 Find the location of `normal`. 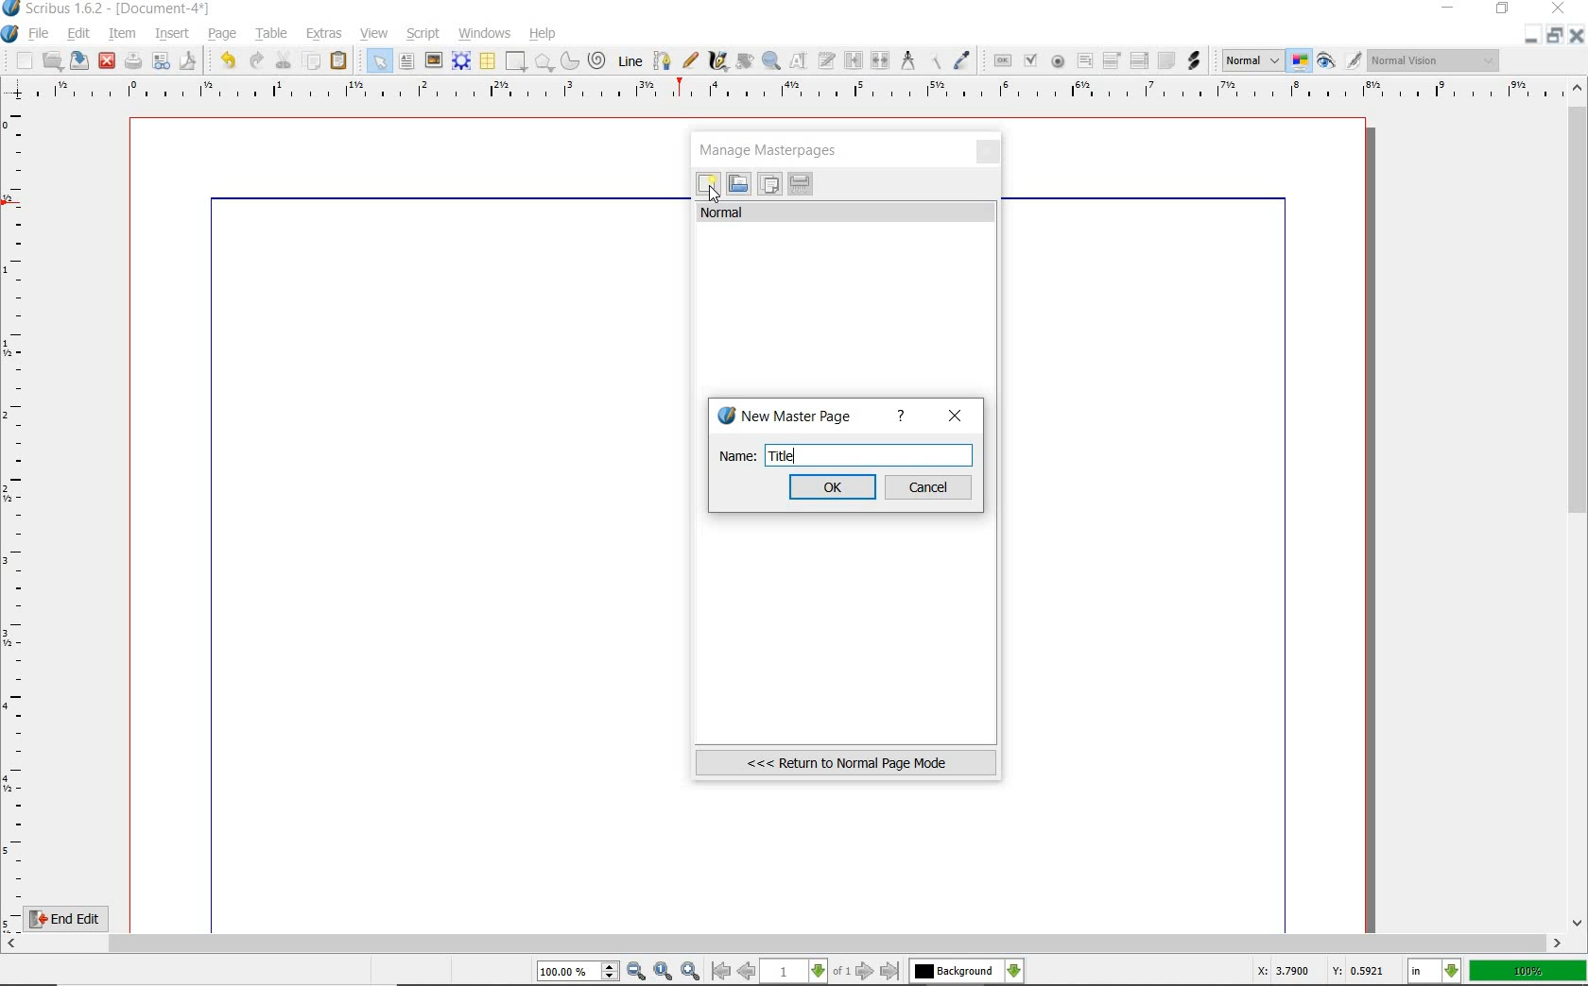

normal is located at coordinates (847, 212).